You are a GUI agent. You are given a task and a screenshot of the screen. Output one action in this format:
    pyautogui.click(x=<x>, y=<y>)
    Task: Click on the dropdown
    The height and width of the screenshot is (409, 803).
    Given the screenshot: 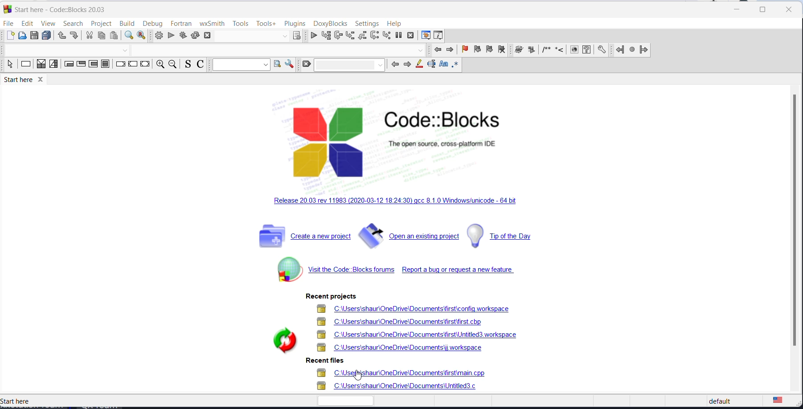 What is the action you would take?
    pyautogui.click(x=284, y=36)
    